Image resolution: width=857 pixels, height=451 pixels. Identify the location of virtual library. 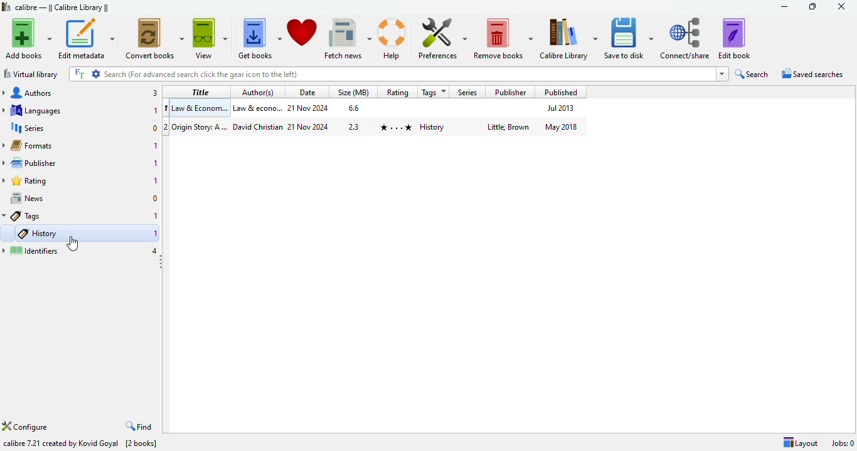
(31, 74).